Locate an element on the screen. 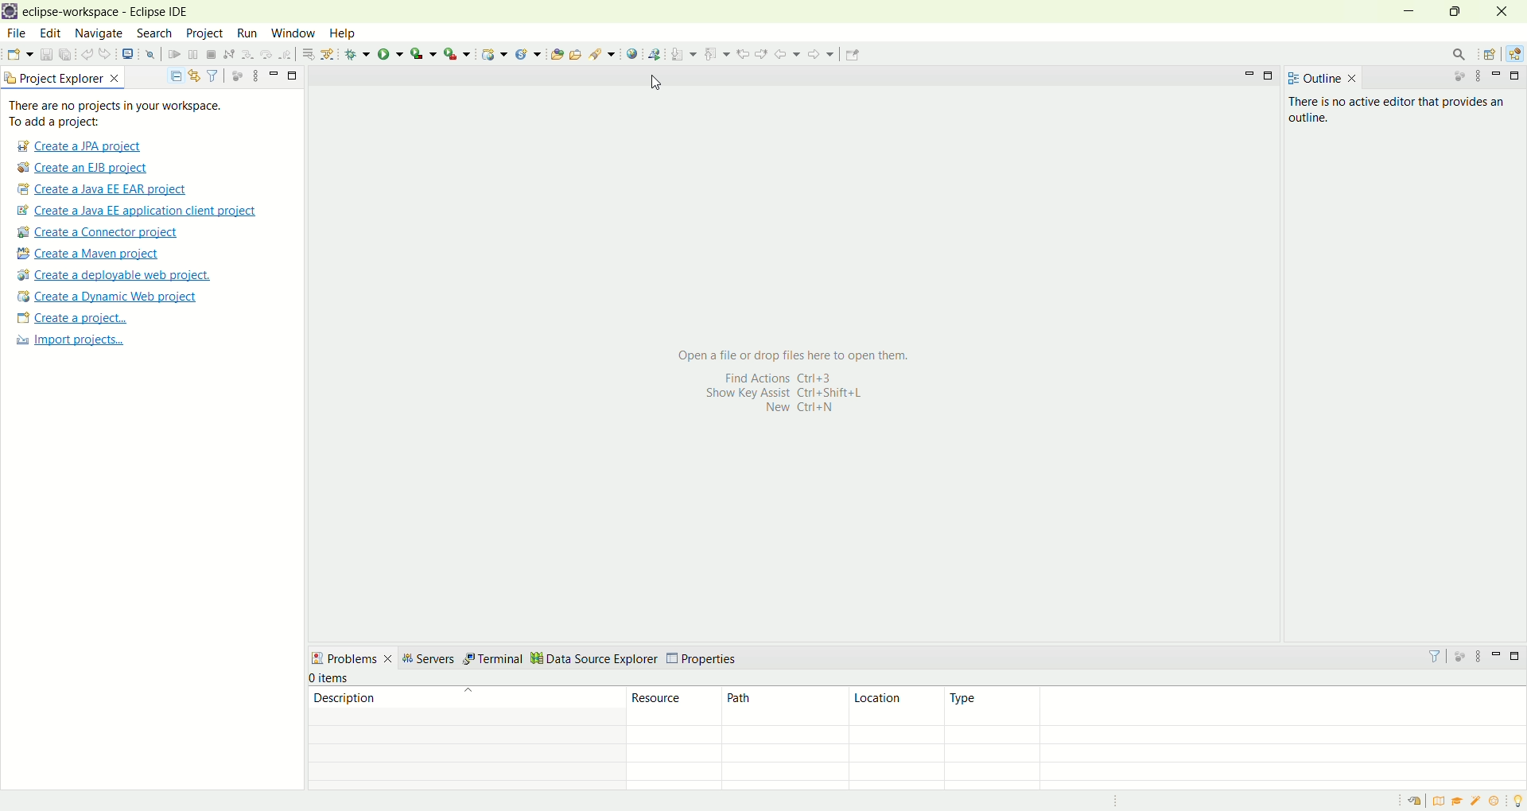 Image resolution: width=1527 pixels, height=811 pixels. disconnect is located at coordinates (227, 55).